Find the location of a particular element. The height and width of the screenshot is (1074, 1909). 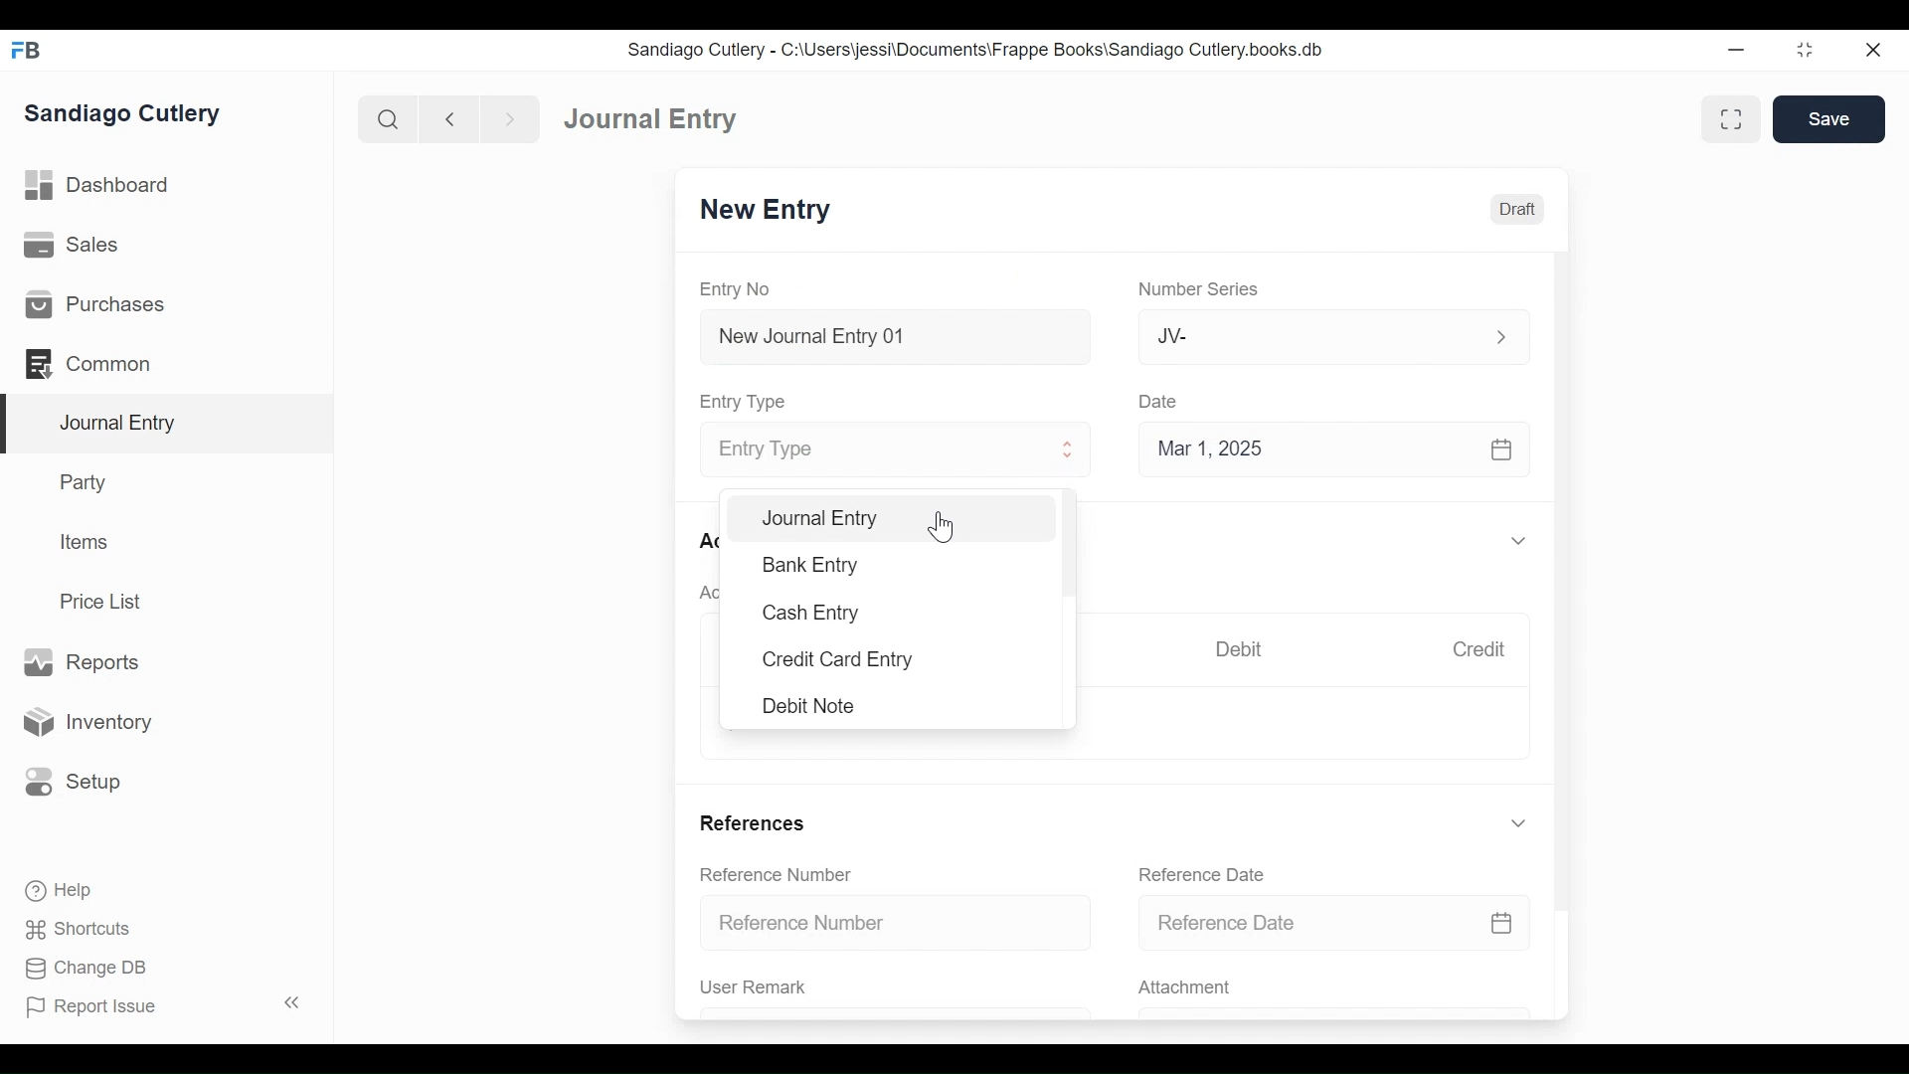

Help is located at coordinates (50, 892).